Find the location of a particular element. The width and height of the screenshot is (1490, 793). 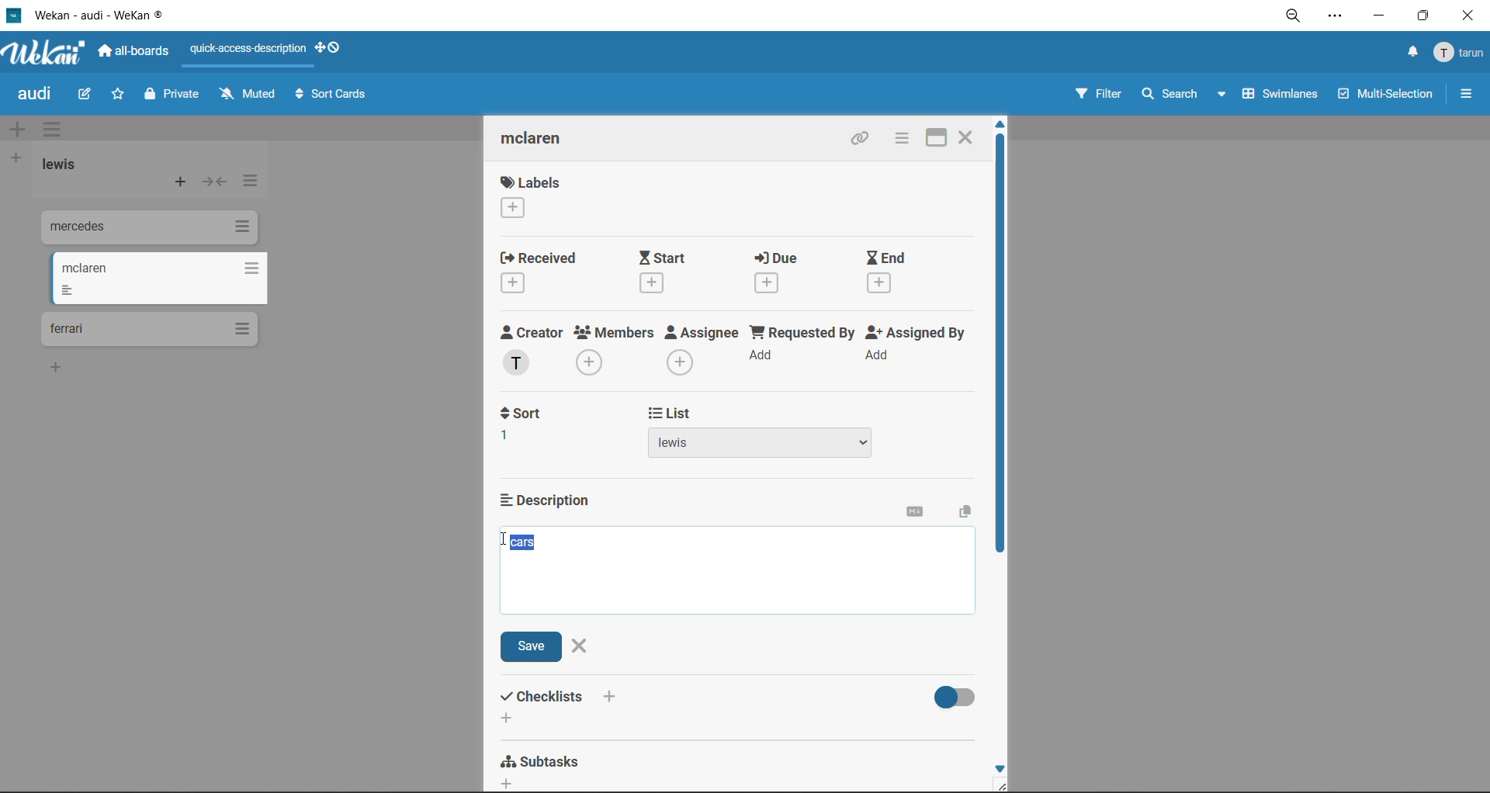

close is located at coordinates (581, 645).